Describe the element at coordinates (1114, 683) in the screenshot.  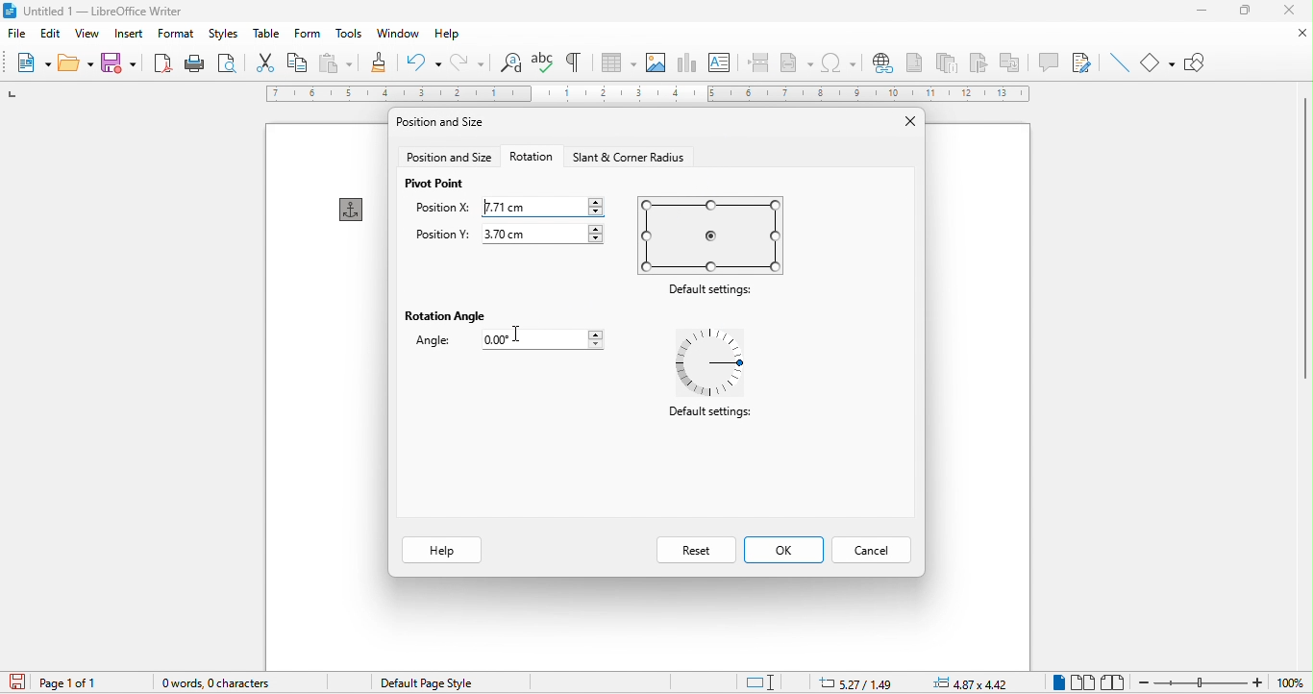
I see `book view` at that location.